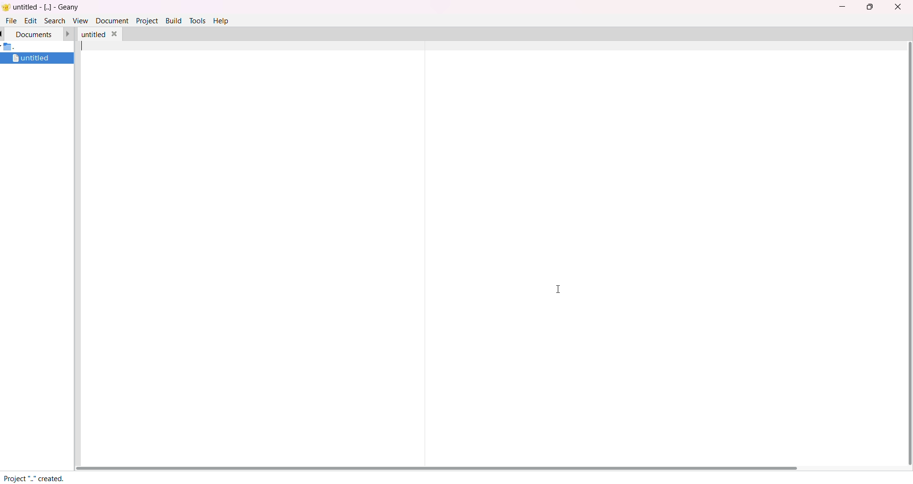  Describe the element at coordinates (79, 20) in the screenshot. I see `view` at that location.